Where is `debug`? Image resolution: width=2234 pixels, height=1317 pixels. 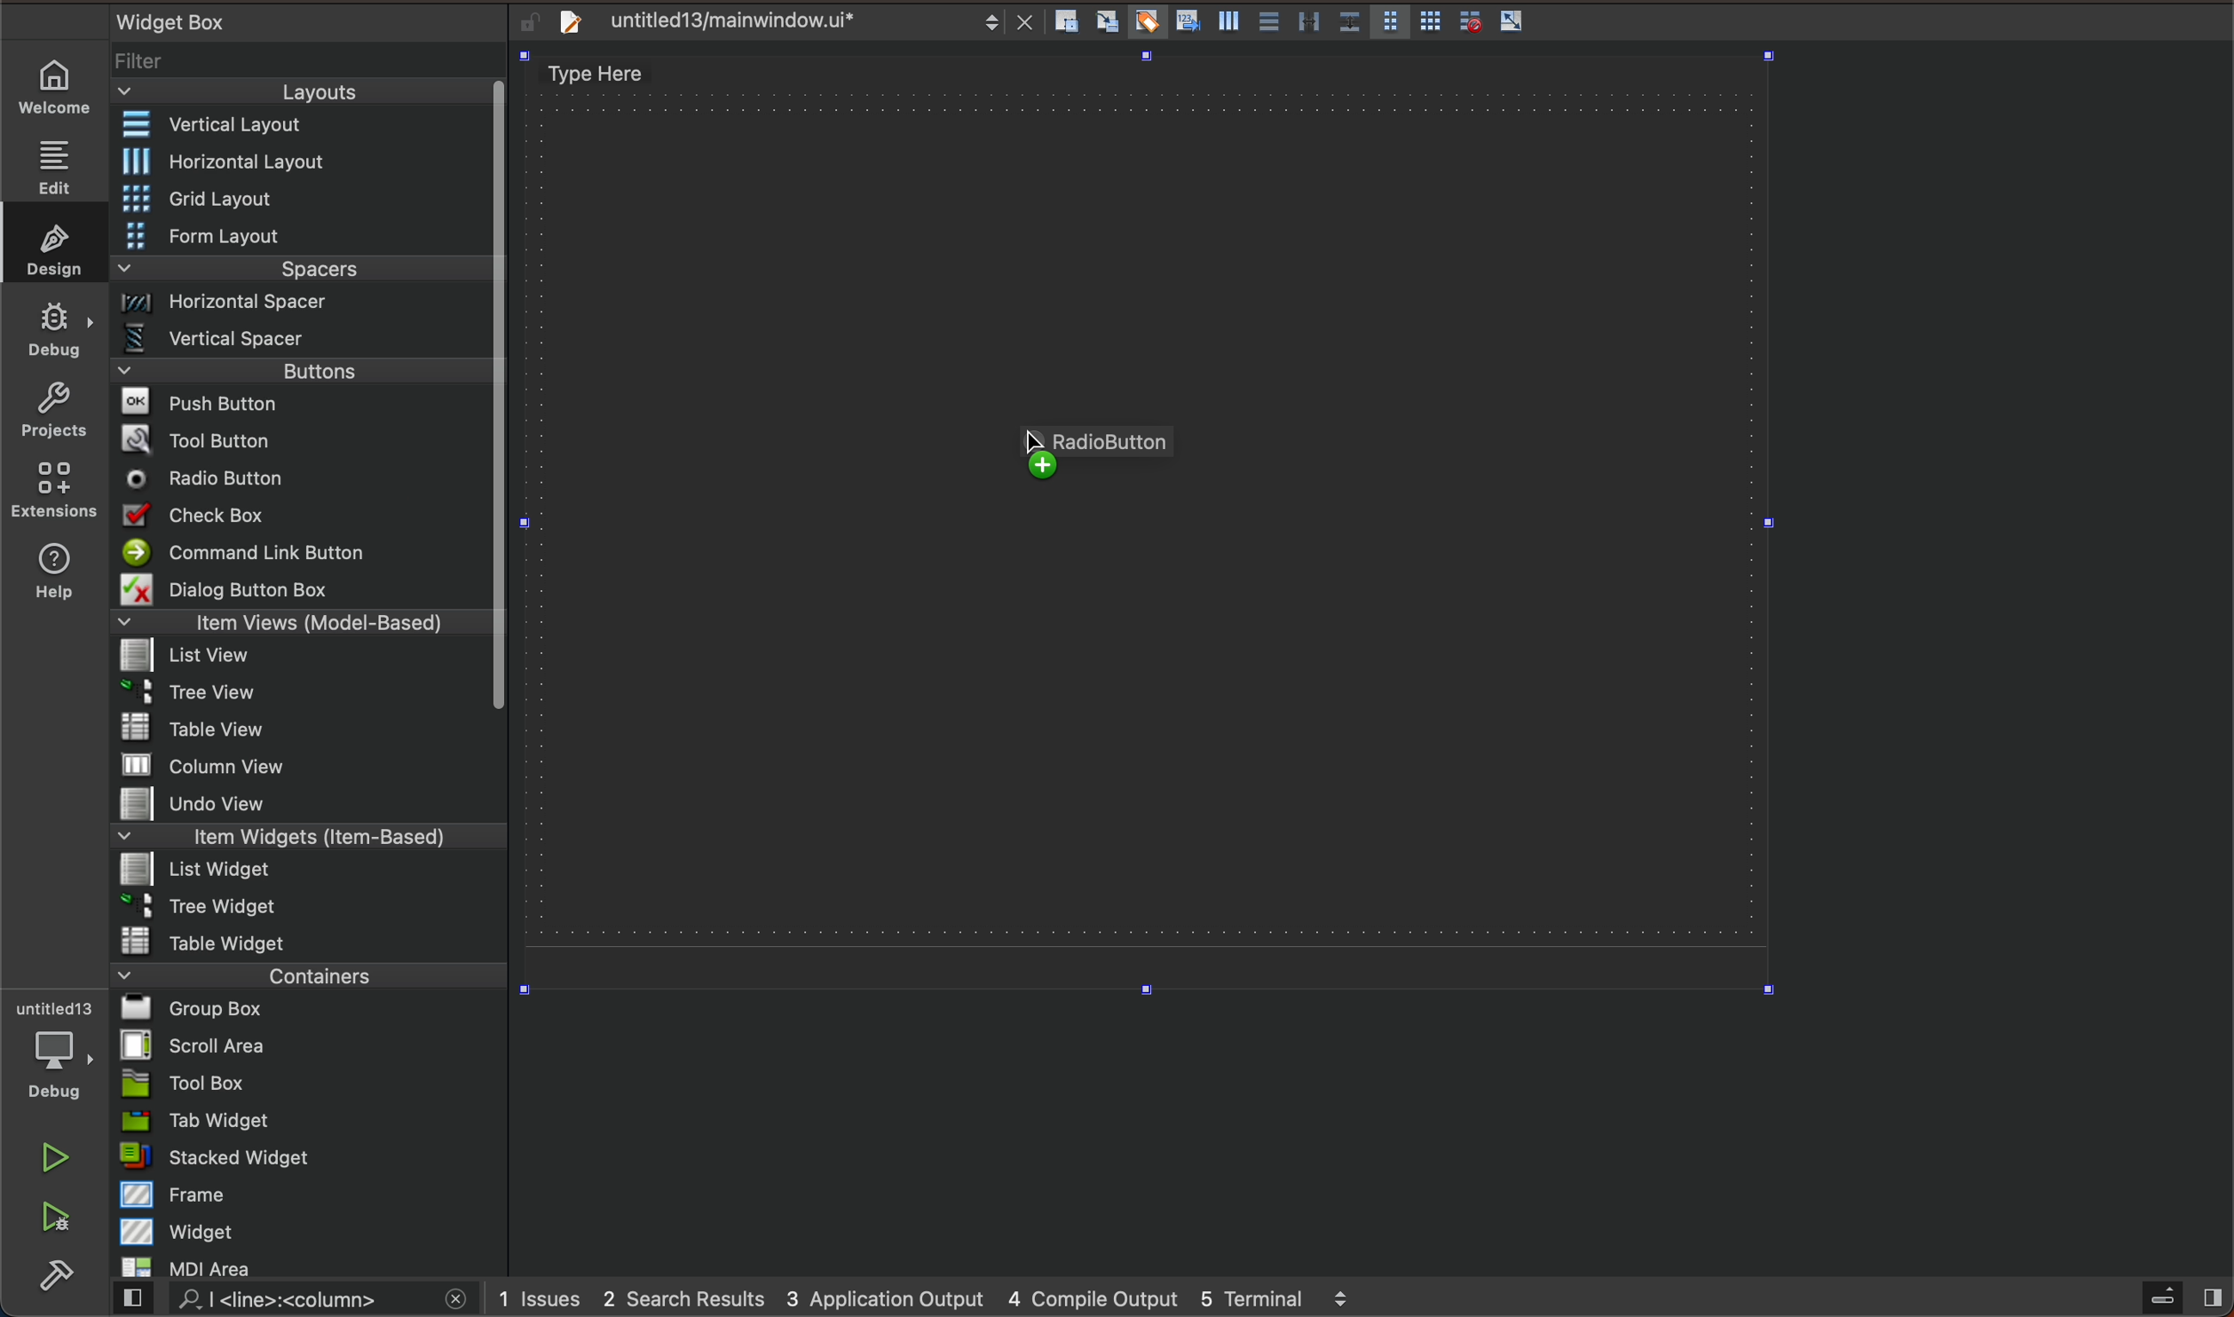
debug is located at coordinates (65, 1052).